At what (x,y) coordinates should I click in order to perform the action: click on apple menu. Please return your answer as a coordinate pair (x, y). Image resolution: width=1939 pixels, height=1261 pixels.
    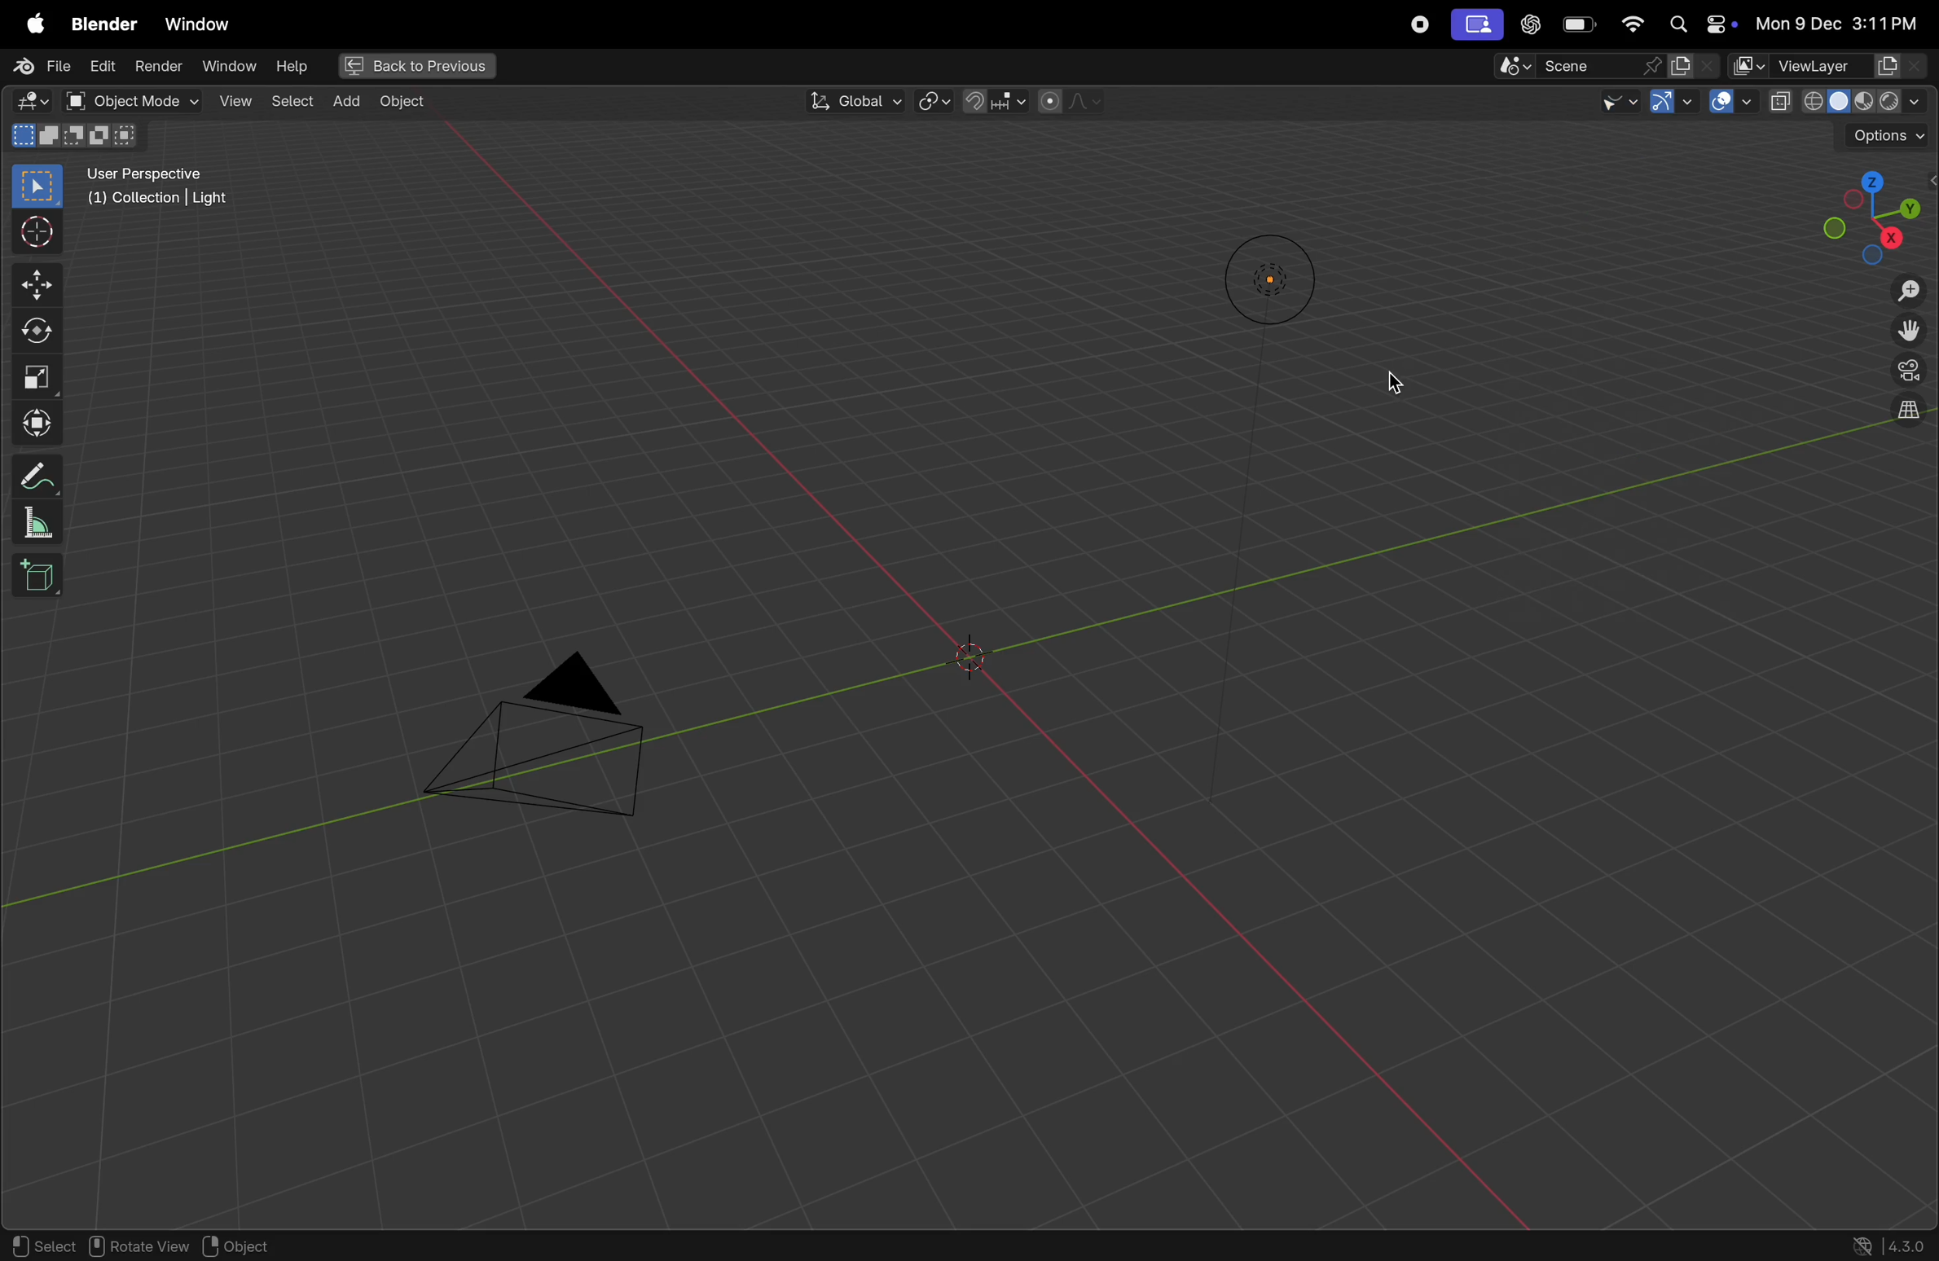
    Looking at the image, I should click on (29, 25).